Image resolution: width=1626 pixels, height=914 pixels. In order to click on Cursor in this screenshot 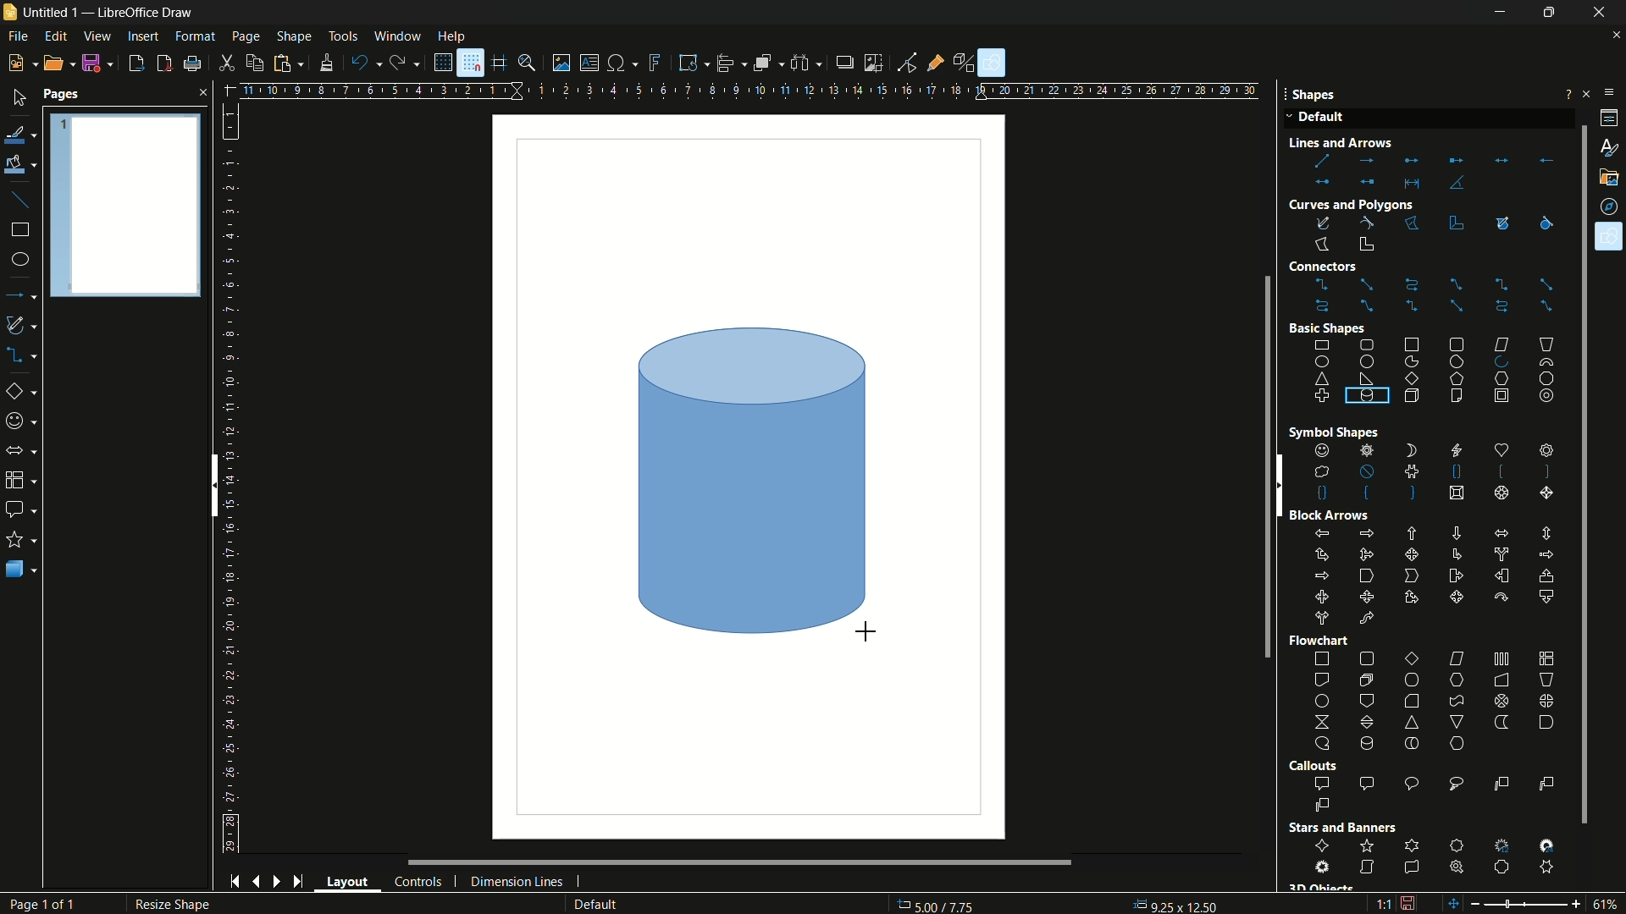, I will do `click(1610, 245)`.